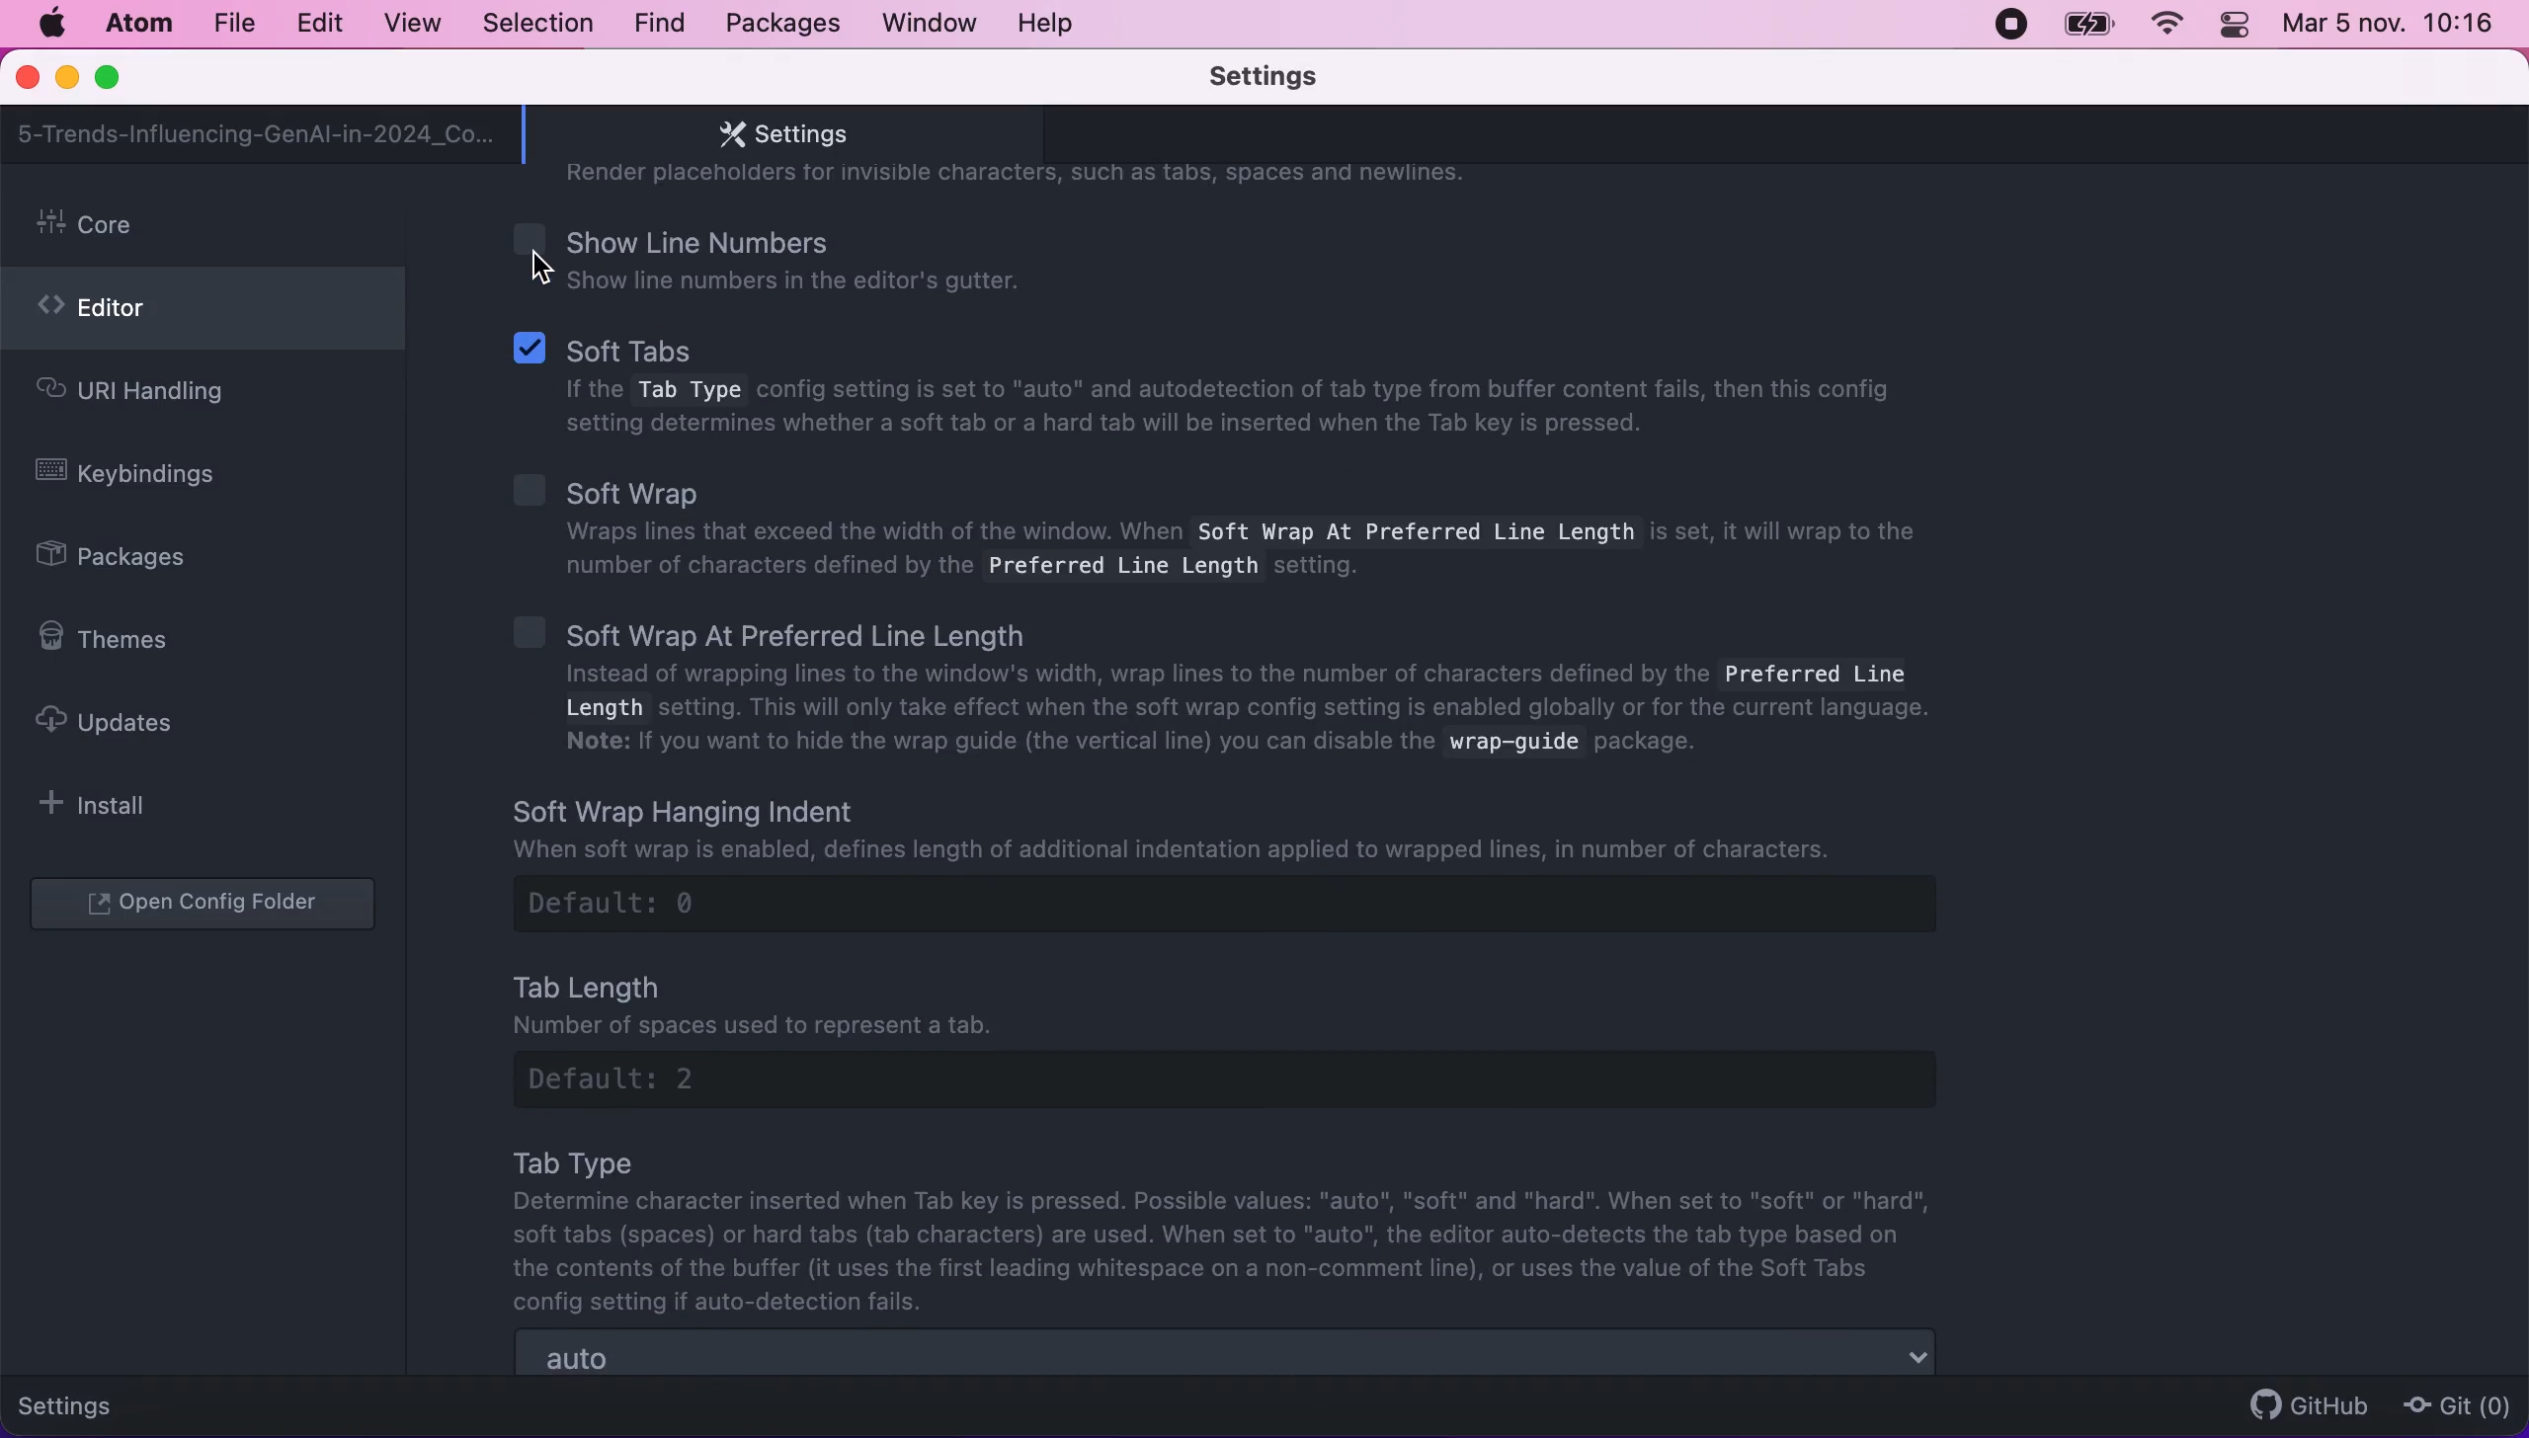  What do you see at coordinates (540, 25) in the screenshot?
I see `selection` at bounding box center [540, 25].